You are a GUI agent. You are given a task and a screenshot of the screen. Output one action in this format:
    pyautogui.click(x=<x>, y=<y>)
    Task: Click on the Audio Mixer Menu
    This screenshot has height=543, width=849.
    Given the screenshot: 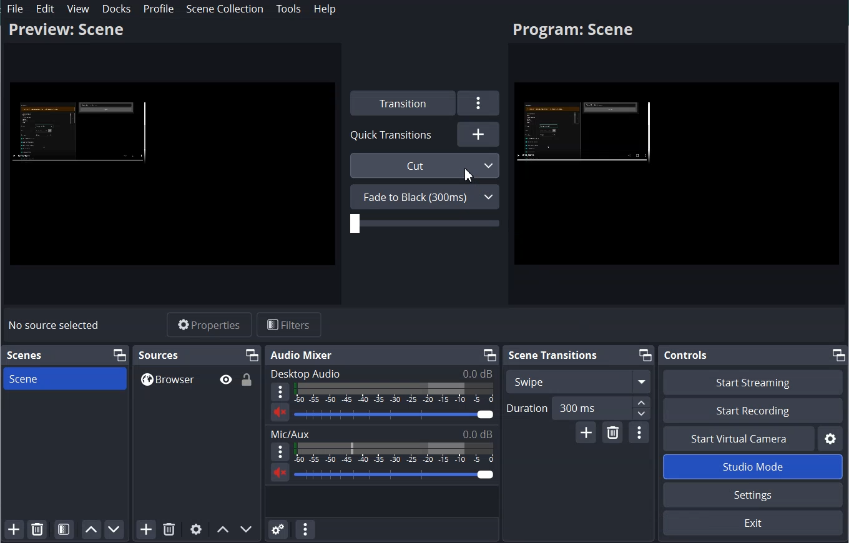 What is the action you would take?
    pyautogui.click(x=305, y=529)
    